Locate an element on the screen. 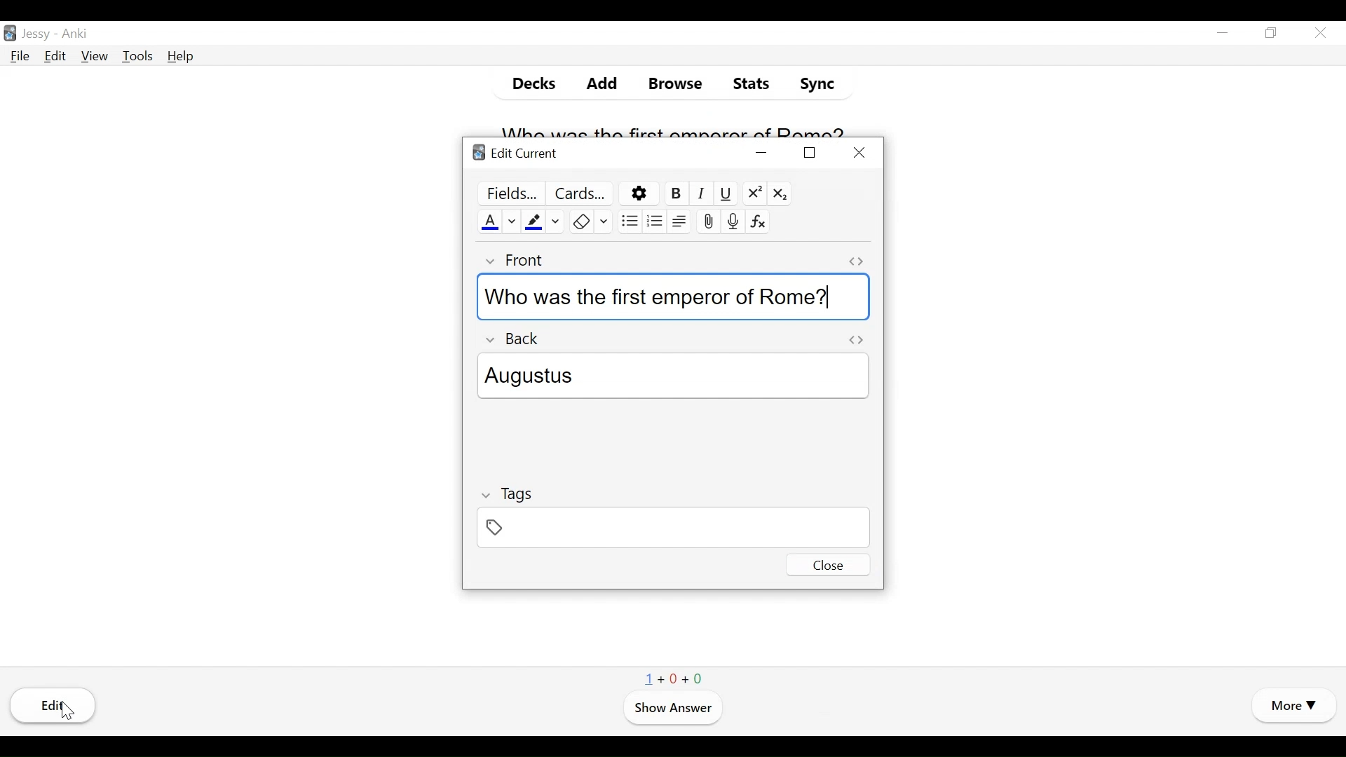 The image size is (1346, 757). Options is located at coordinates (637, 193).